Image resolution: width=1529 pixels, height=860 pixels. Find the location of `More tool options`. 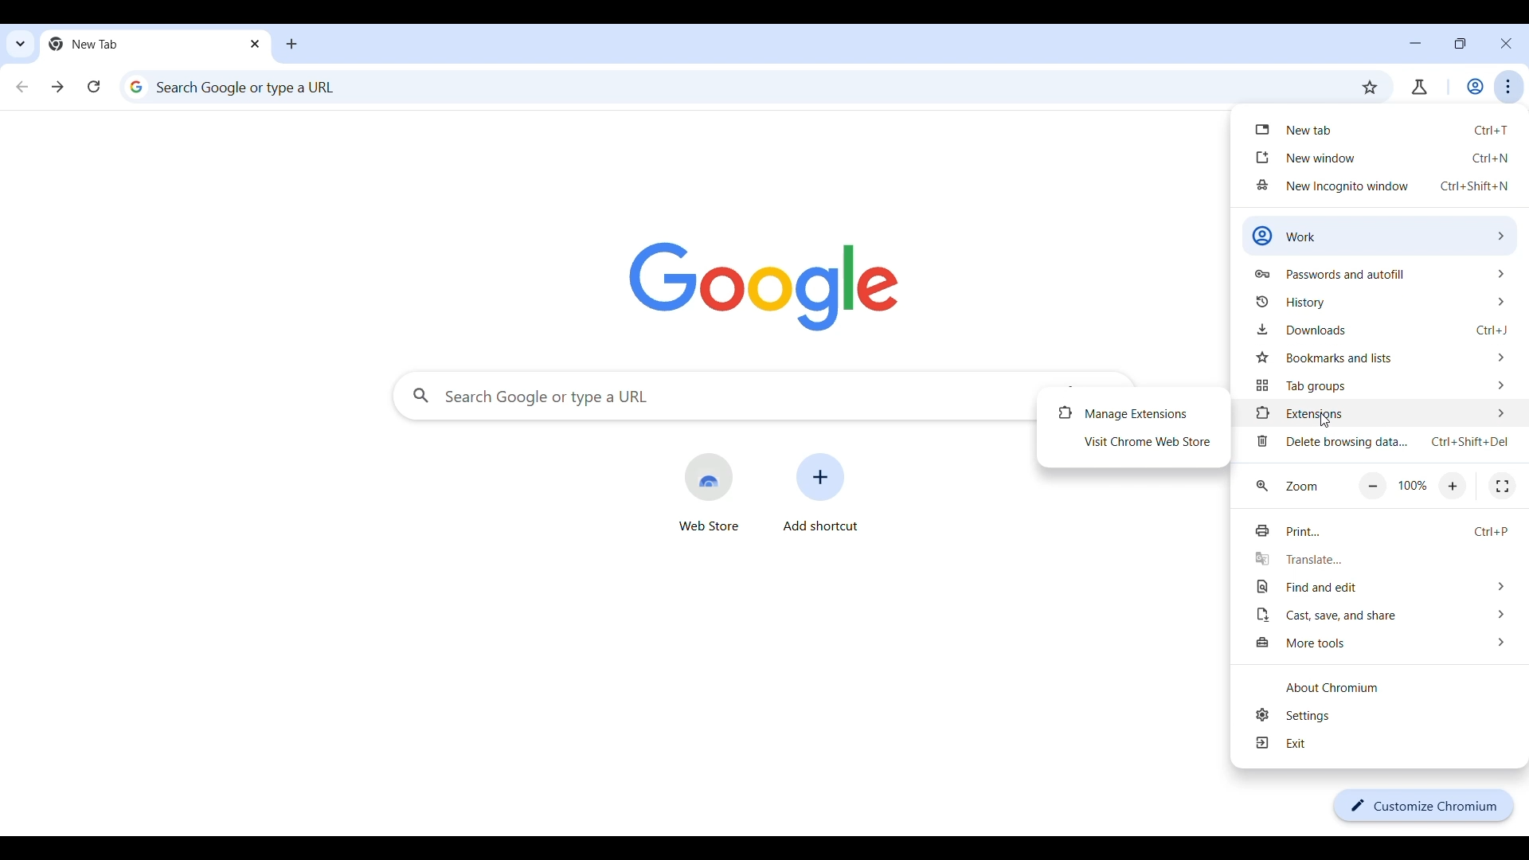

More tool options is located at coordinates (1386, 643).